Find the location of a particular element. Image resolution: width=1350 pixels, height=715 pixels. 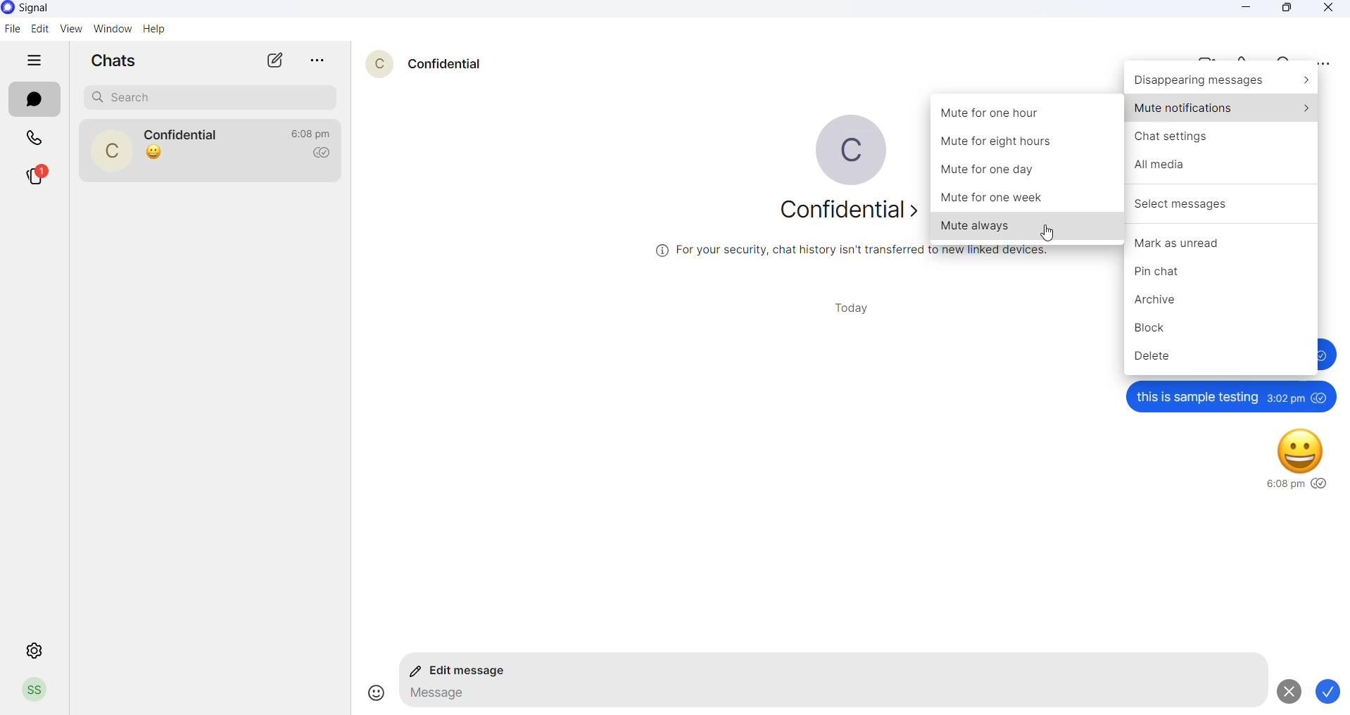

block is located at coordinates (1222, 330).